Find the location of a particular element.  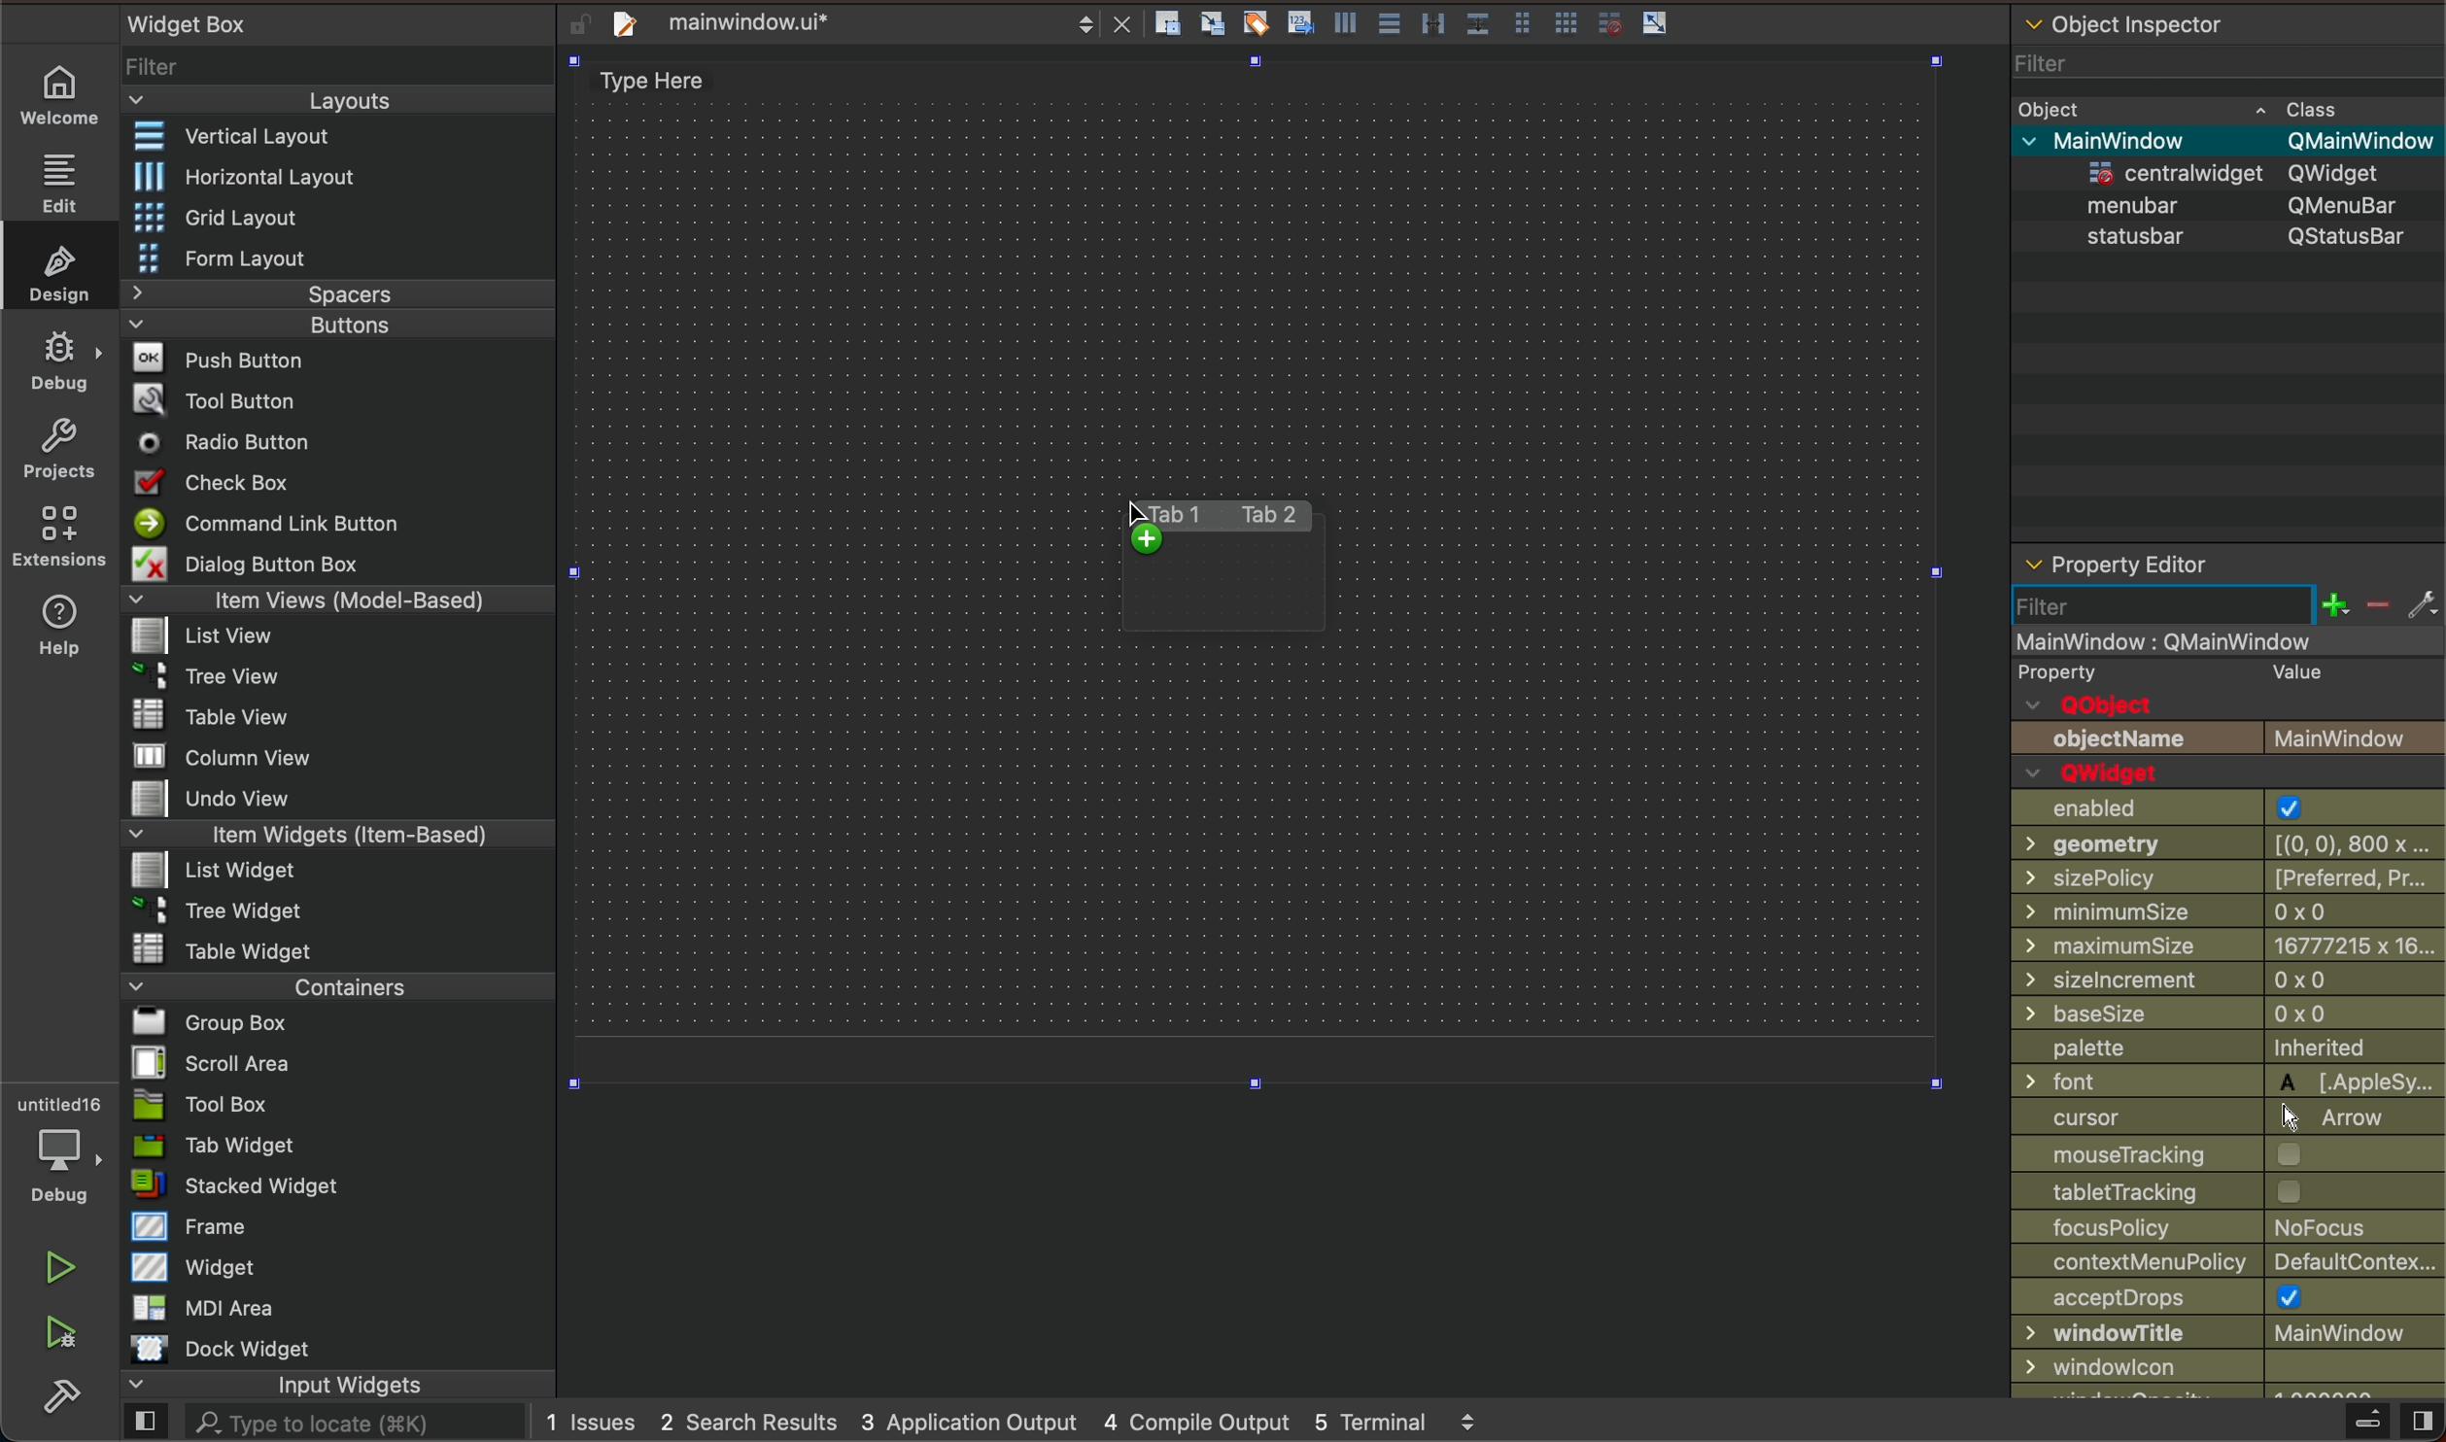

design is located at coordinates (58, 267).